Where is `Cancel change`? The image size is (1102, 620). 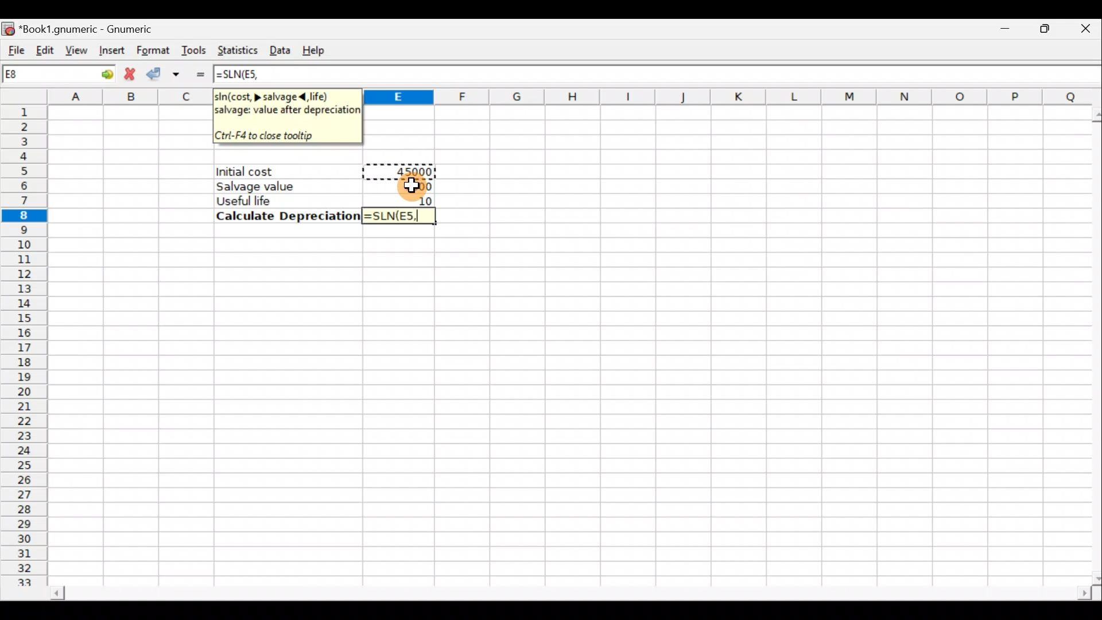
Cancel change is located at coordinates (130, 74).